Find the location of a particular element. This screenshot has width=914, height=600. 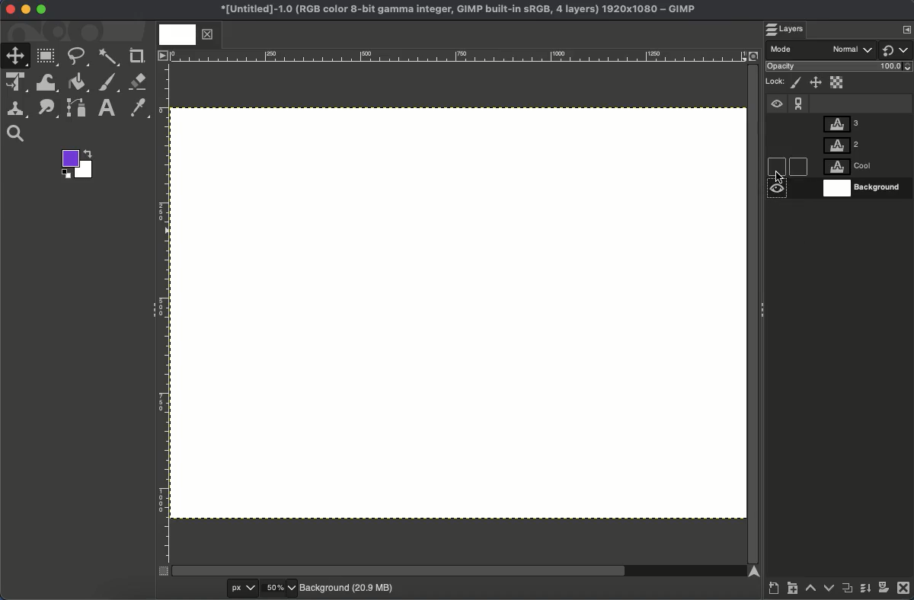

Minimize is located at coordinates (26, 9).